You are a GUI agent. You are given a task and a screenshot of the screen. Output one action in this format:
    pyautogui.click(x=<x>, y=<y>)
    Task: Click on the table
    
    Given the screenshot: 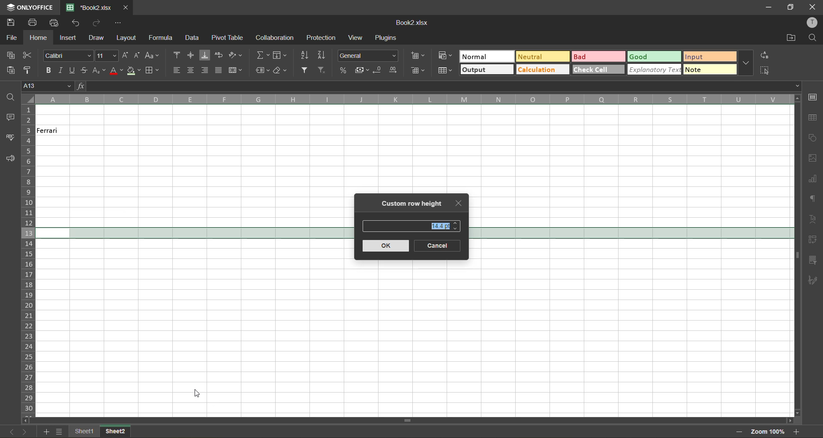 What is the action you would take?
    pyautogui.click(x=813, y=118)
    